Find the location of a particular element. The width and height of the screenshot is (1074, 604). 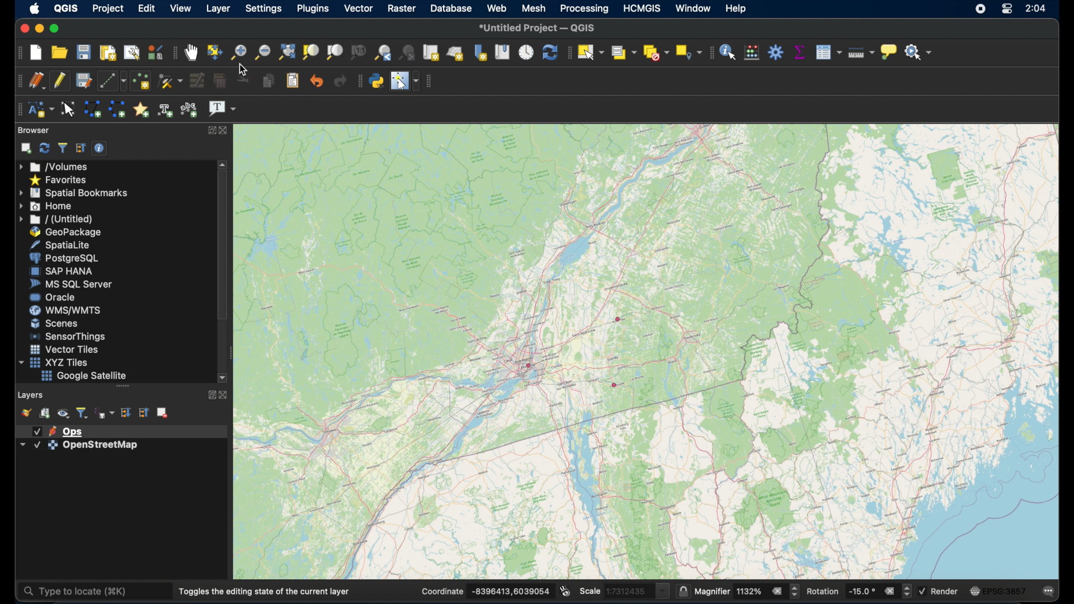

help is located at coordinates (736, 10).